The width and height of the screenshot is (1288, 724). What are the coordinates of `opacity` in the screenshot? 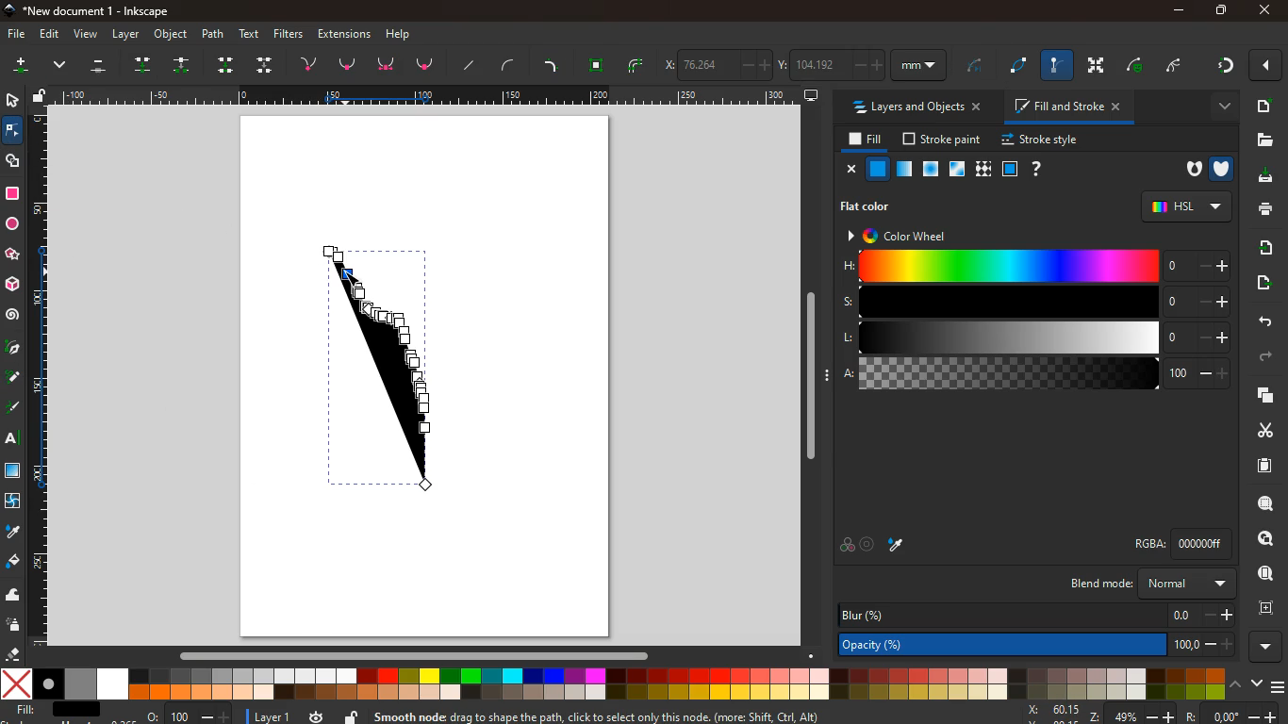 It's located at (905, 170).